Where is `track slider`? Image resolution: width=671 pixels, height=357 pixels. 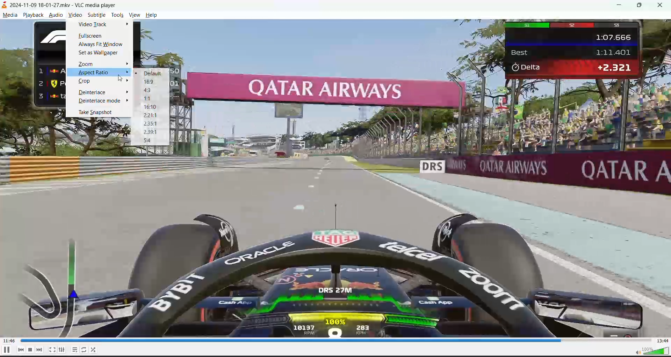
track slider is located at coordinates (336, 340).